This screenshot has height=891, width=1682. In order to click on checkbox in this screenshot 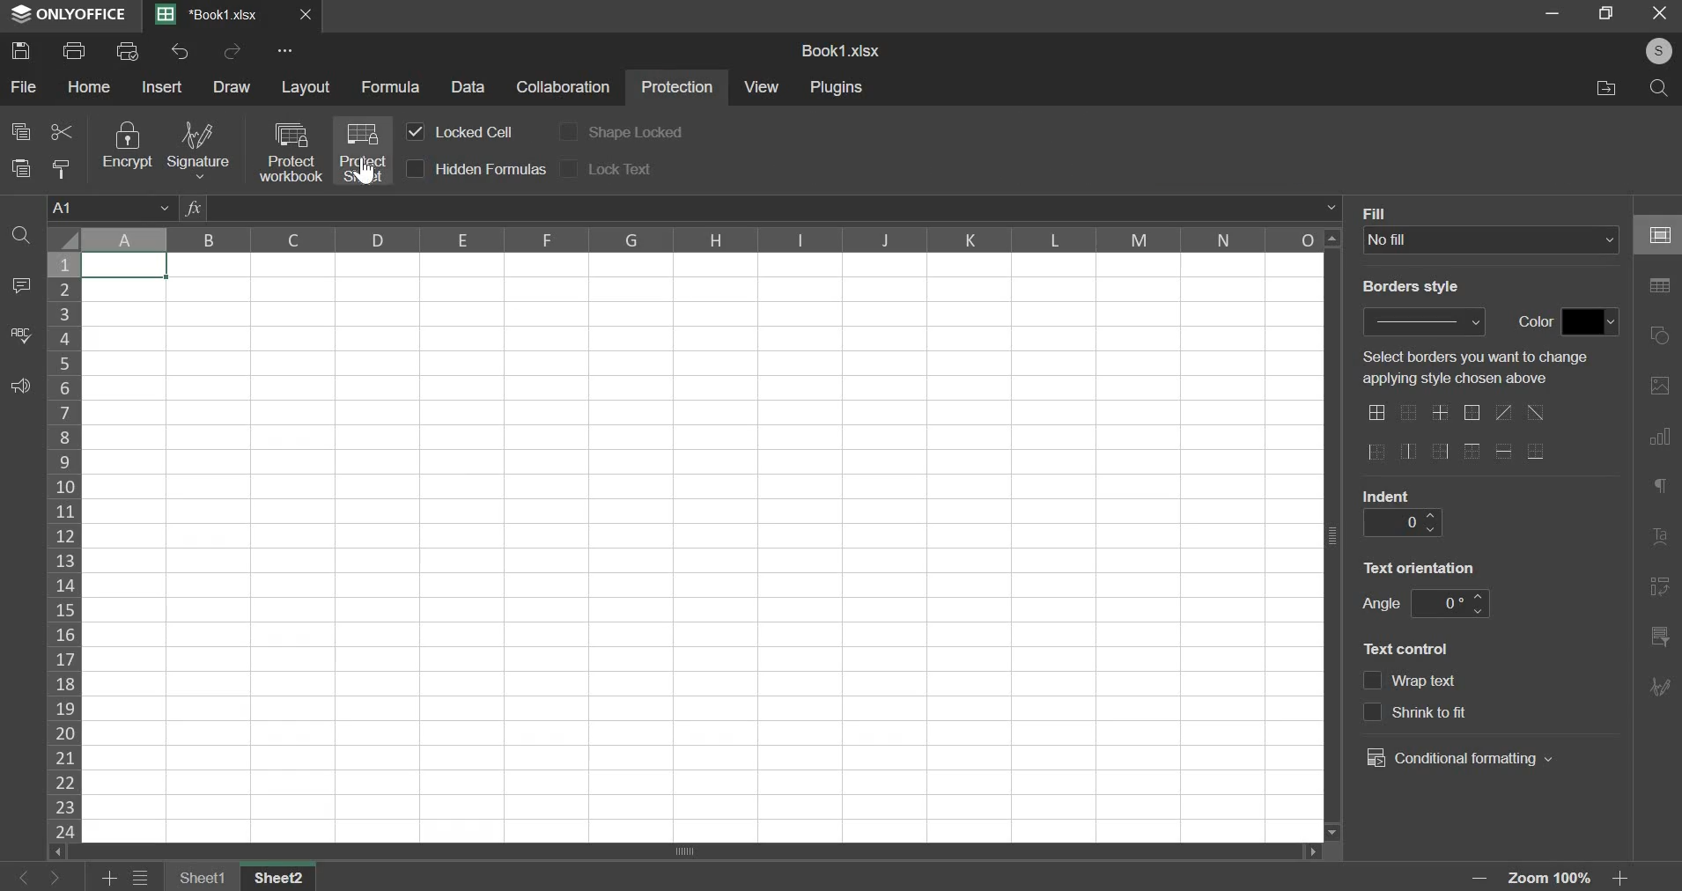, I will do `click(572, 167)`.